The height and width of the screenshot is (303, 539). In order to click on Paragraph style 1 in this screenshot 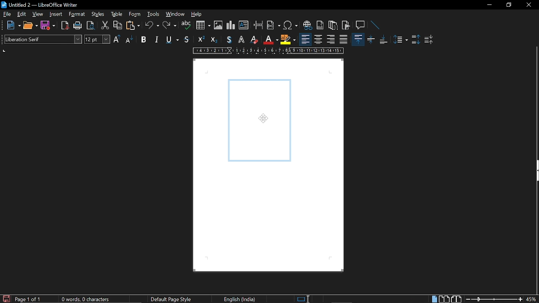, I will do `click(416, 40)`.